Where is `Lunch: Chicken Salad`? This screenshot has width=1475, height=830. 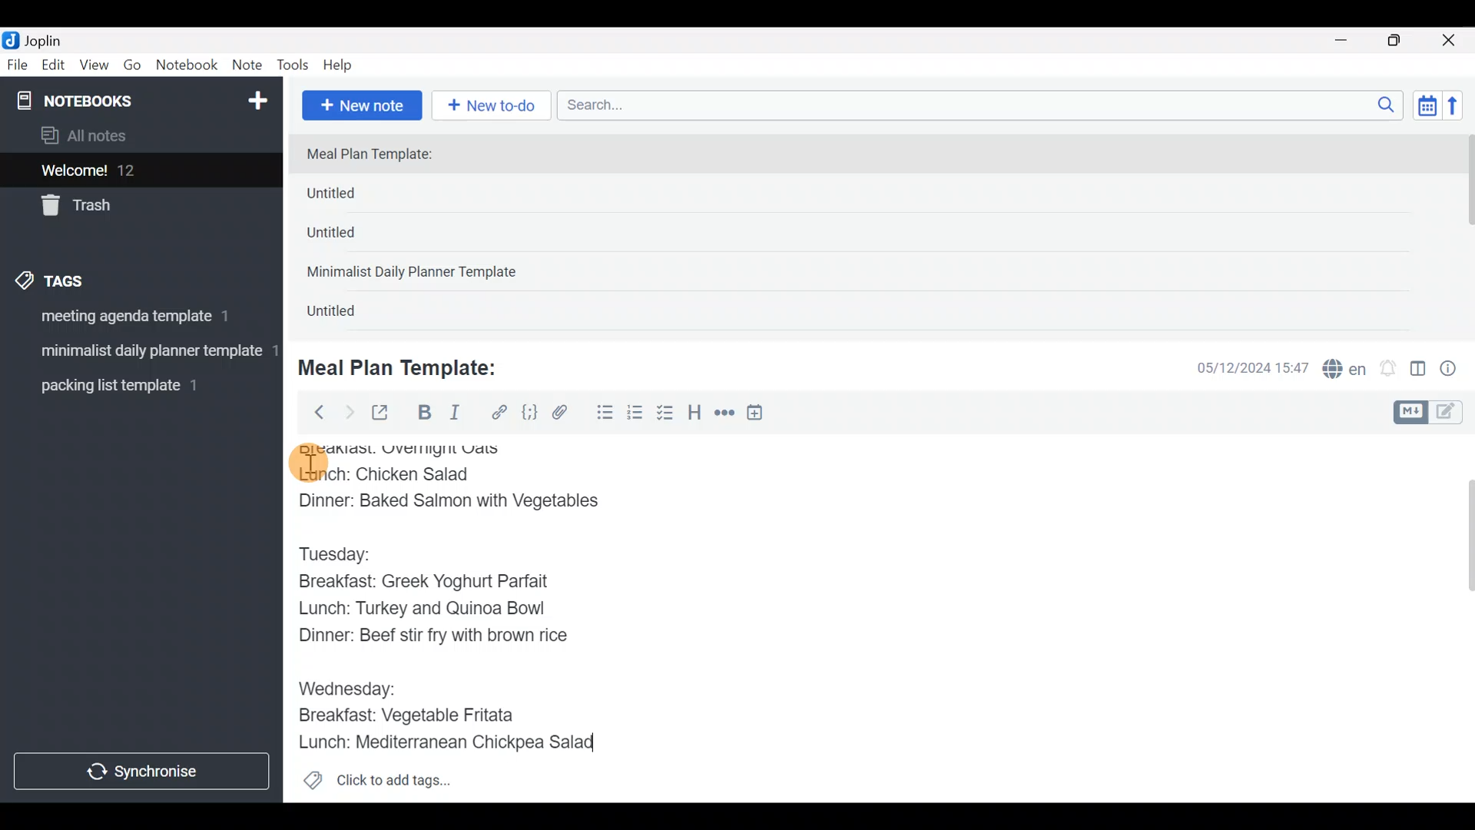 Lunch: Chicken Salad is located at coordinates (389, 473).